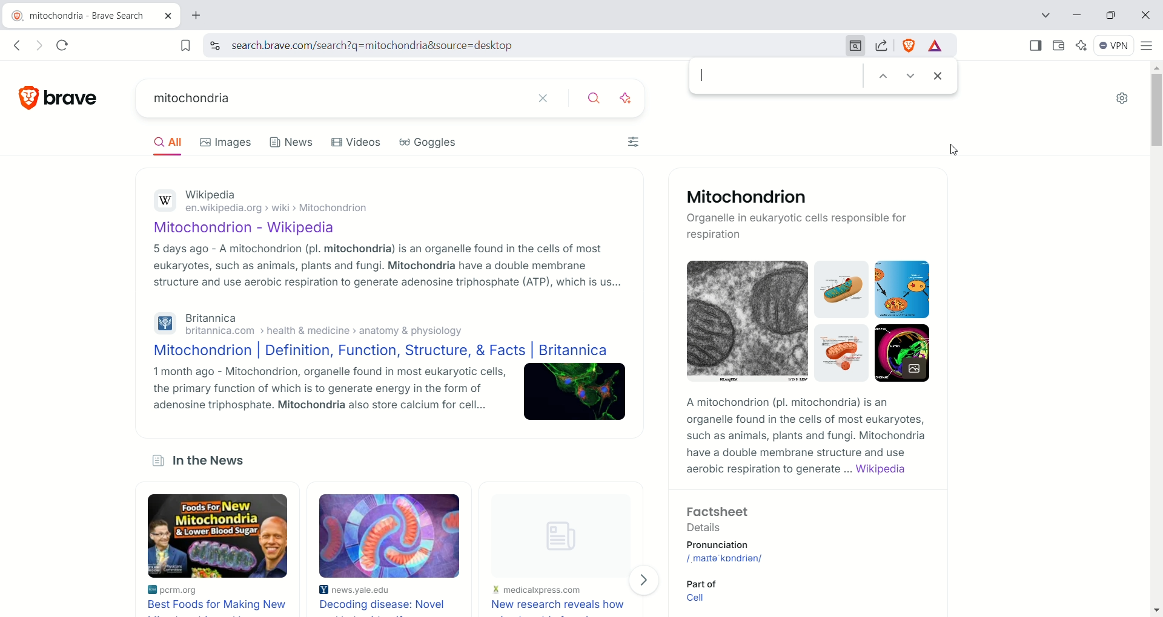  What do you see at coordinates (537, 592) in the screenshot?
I see `medicalpress.com` at bounding box center [537, 592].